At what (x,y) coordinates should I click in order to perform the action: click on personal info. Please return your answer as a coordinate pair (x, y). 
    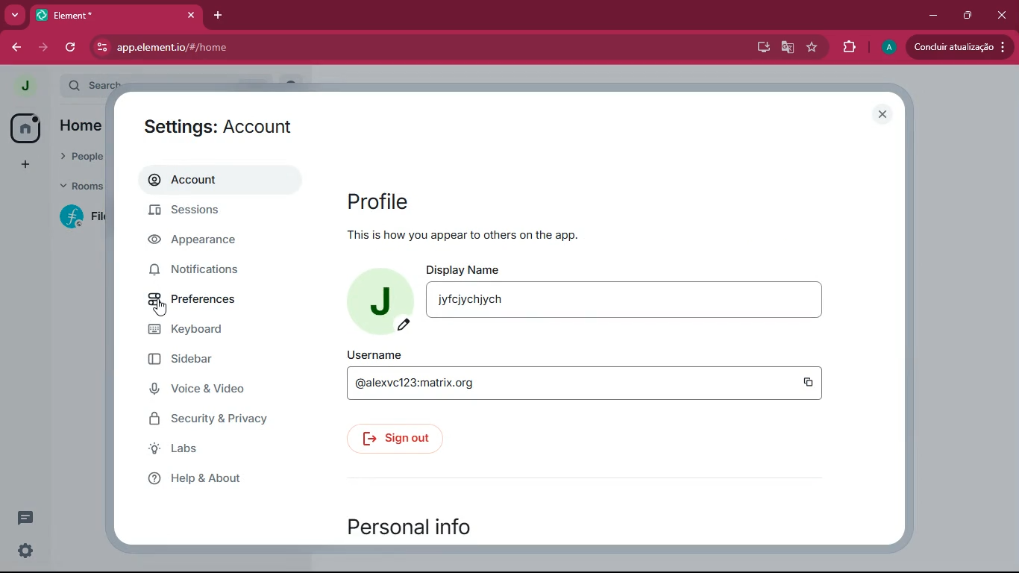
    Looking at the image, I should click on (426, 527).